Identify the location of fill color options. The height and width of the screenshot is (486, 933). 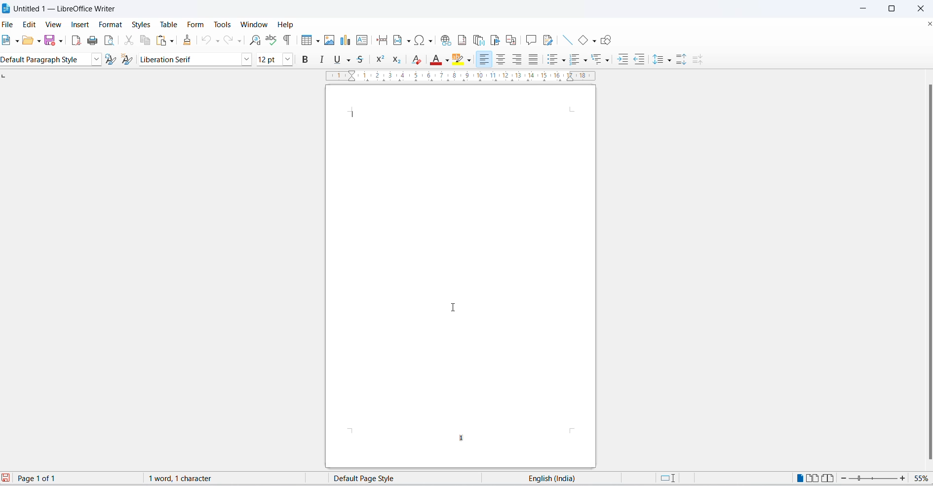
(448, 60).